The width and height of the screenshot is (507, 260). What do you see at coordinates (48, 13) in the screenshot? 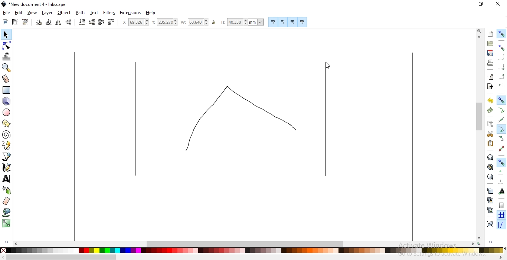
I see `layer` at bounding box center [48, 13].